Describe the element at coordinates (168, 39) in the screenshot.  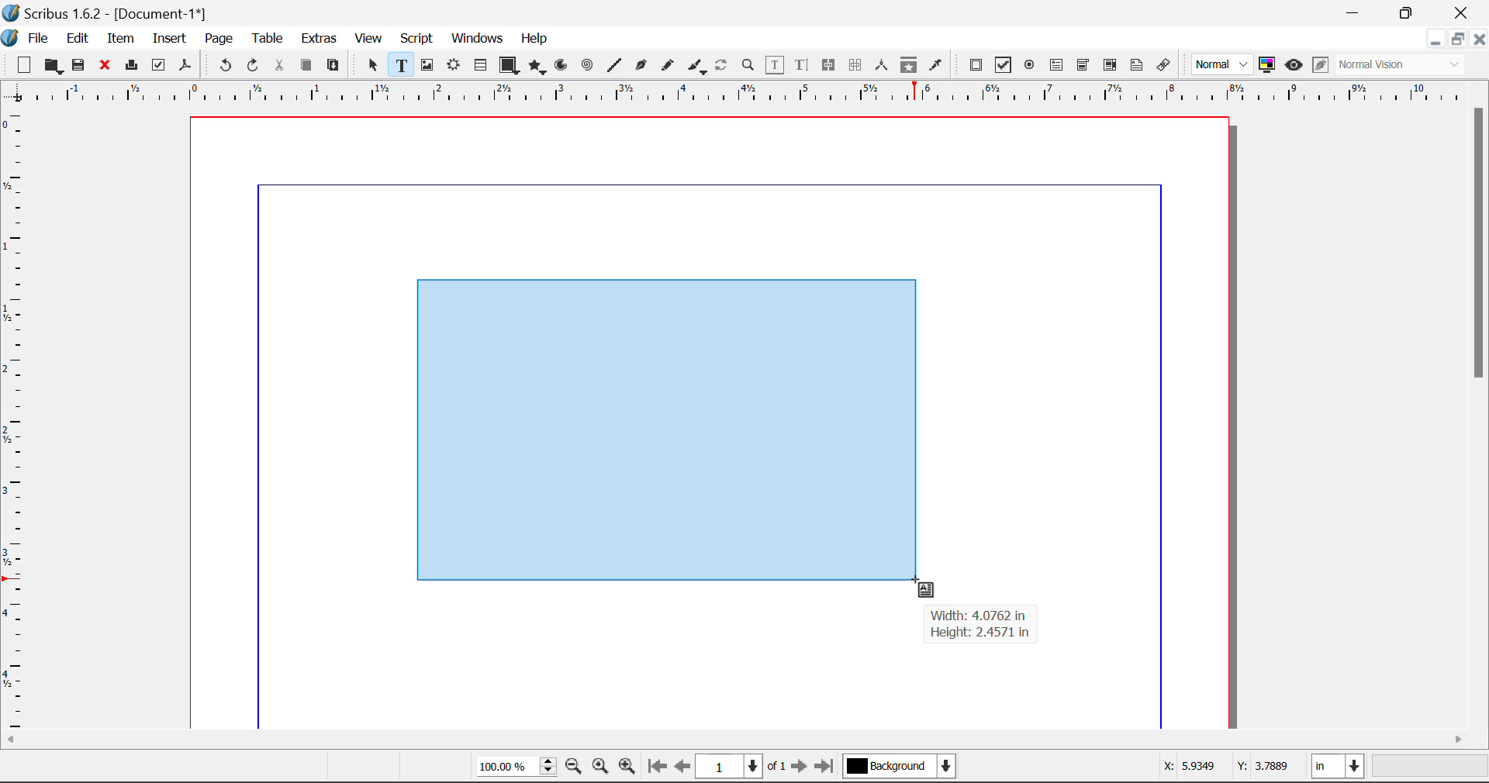
I see `Insert` at that location.